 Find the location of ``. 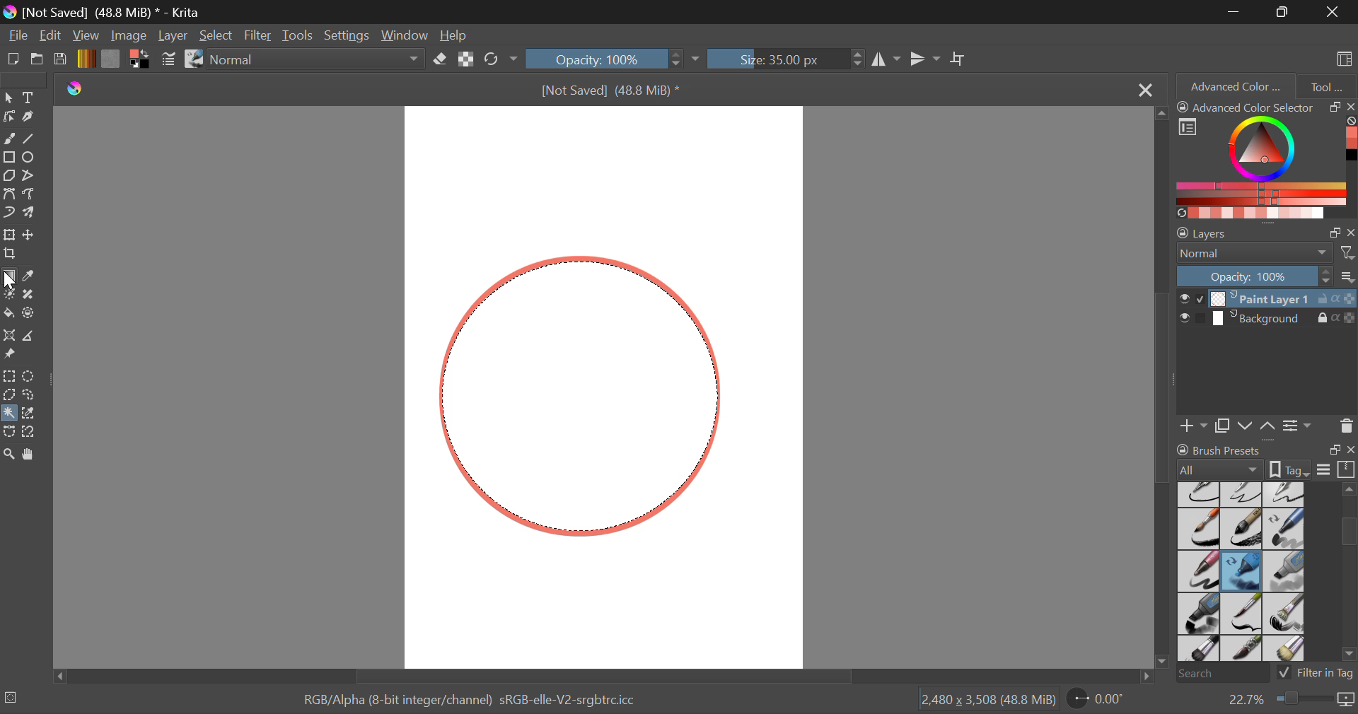

 is located at coordinates (52, 37).